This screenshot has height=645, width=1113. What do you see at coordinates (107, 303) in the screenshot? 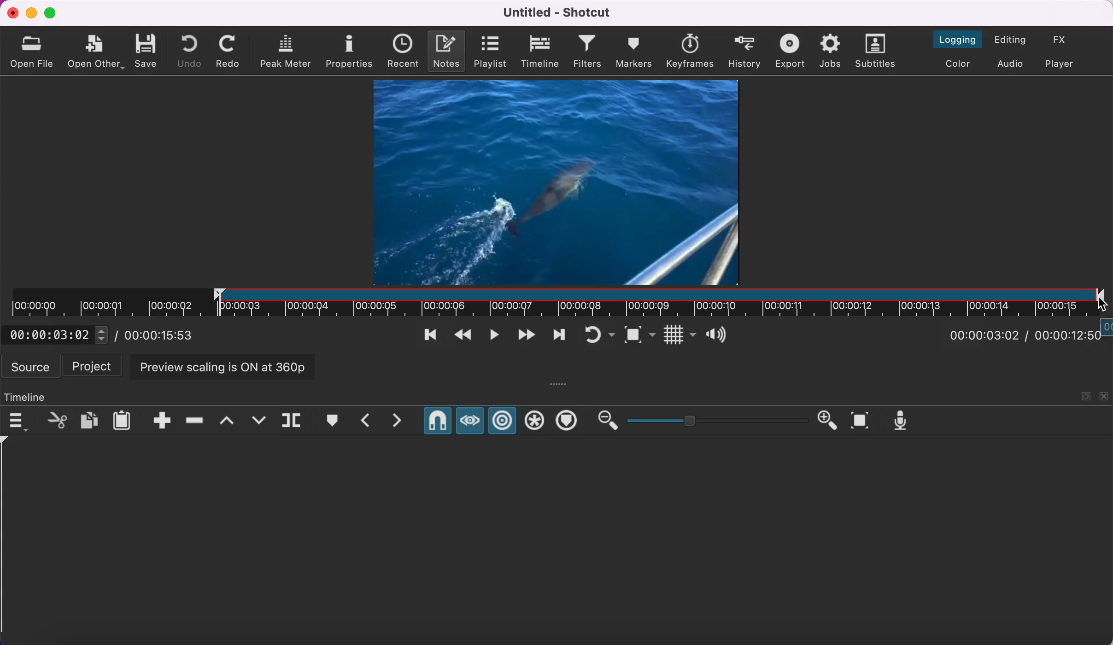
I see `unclipped timeline` at bounding box center [107, 303].